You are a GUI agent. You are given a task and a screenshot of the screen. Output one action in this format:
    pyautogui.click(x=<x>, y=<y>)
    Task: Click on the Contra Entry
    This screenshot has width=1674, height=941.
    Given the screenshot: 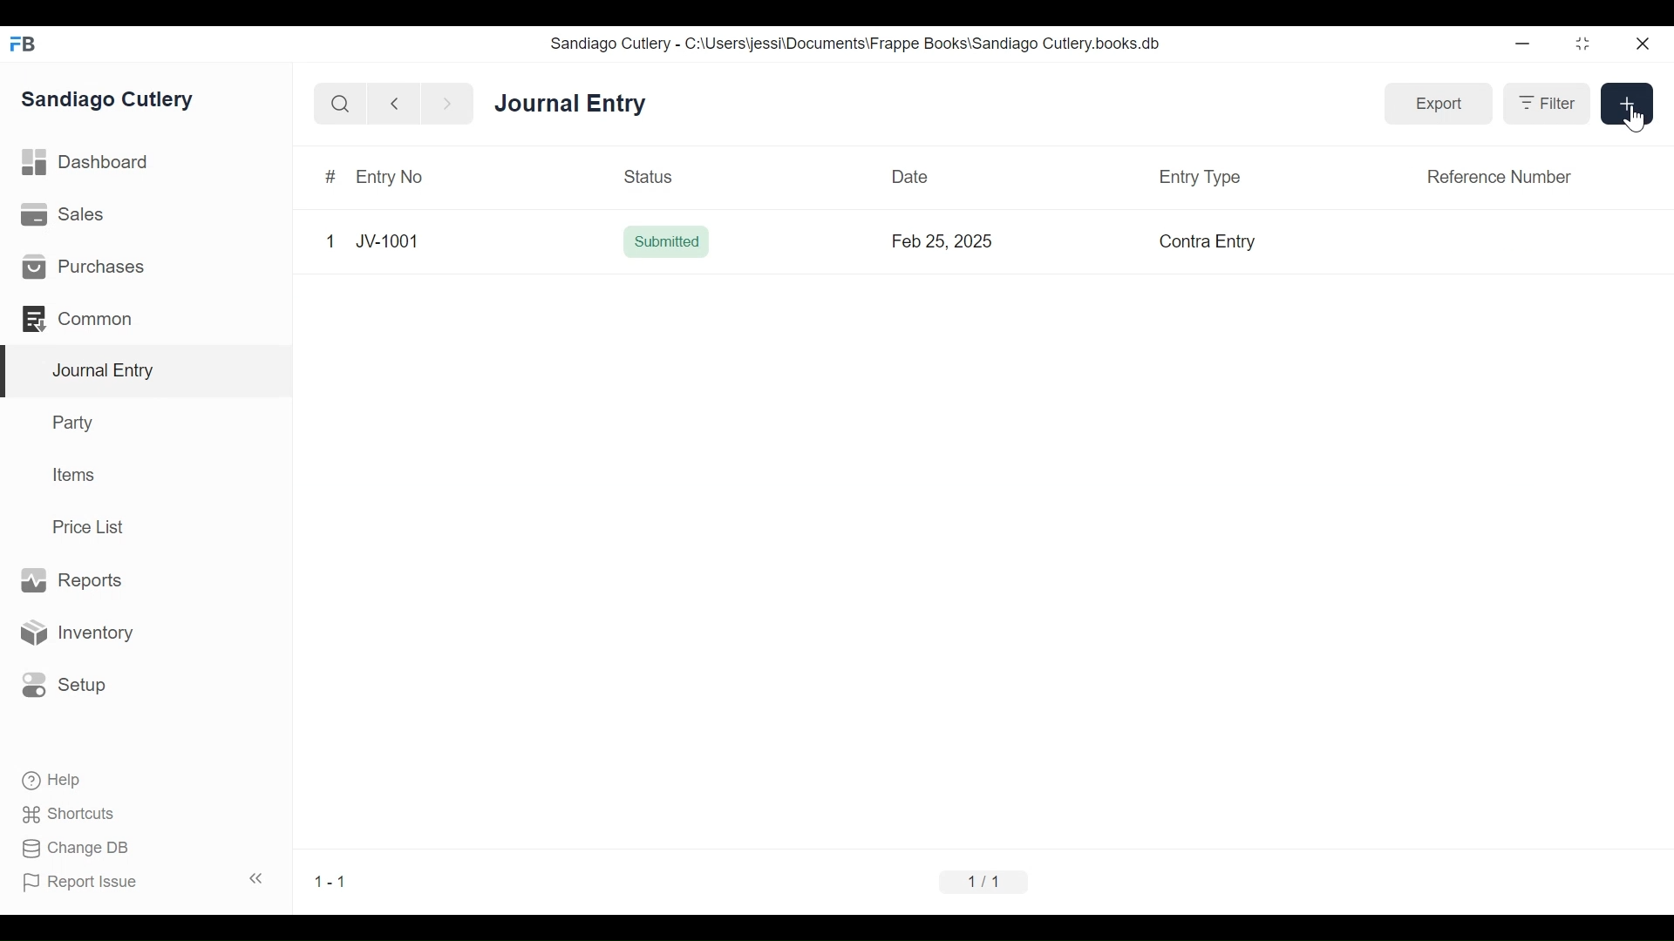 What is the action you would take?
    pyautogui.click(x=1208, y=242)
    